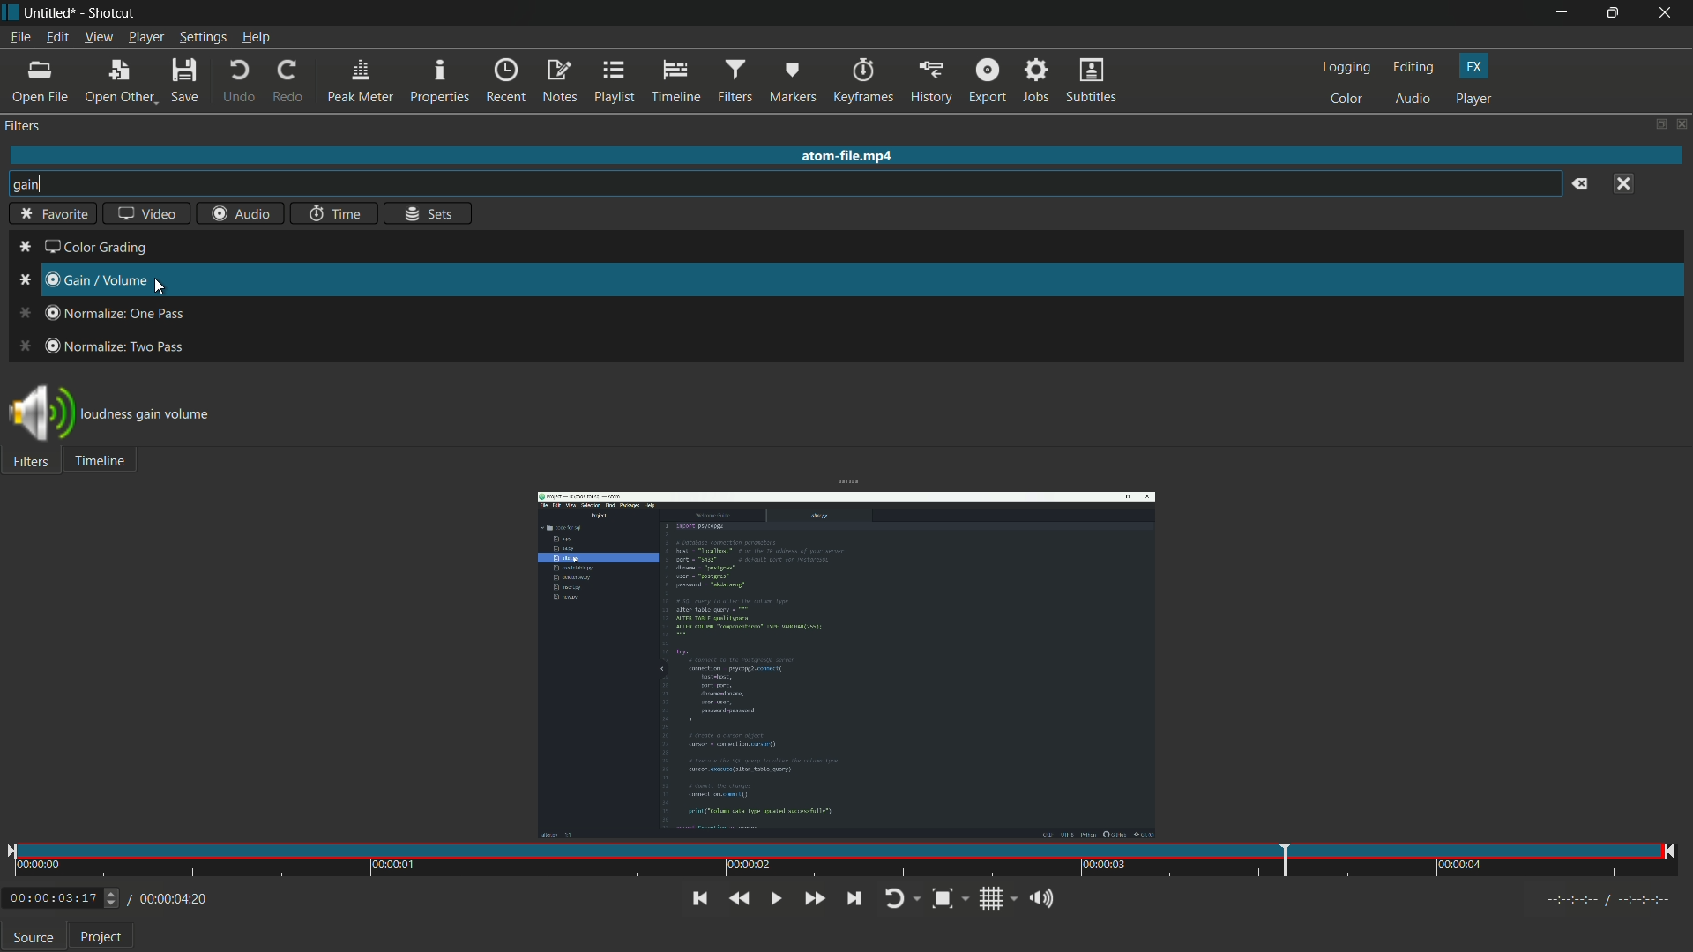 The height and width of the screenshot is (952, 1693). I want to click on player menu, so click(146, 37).